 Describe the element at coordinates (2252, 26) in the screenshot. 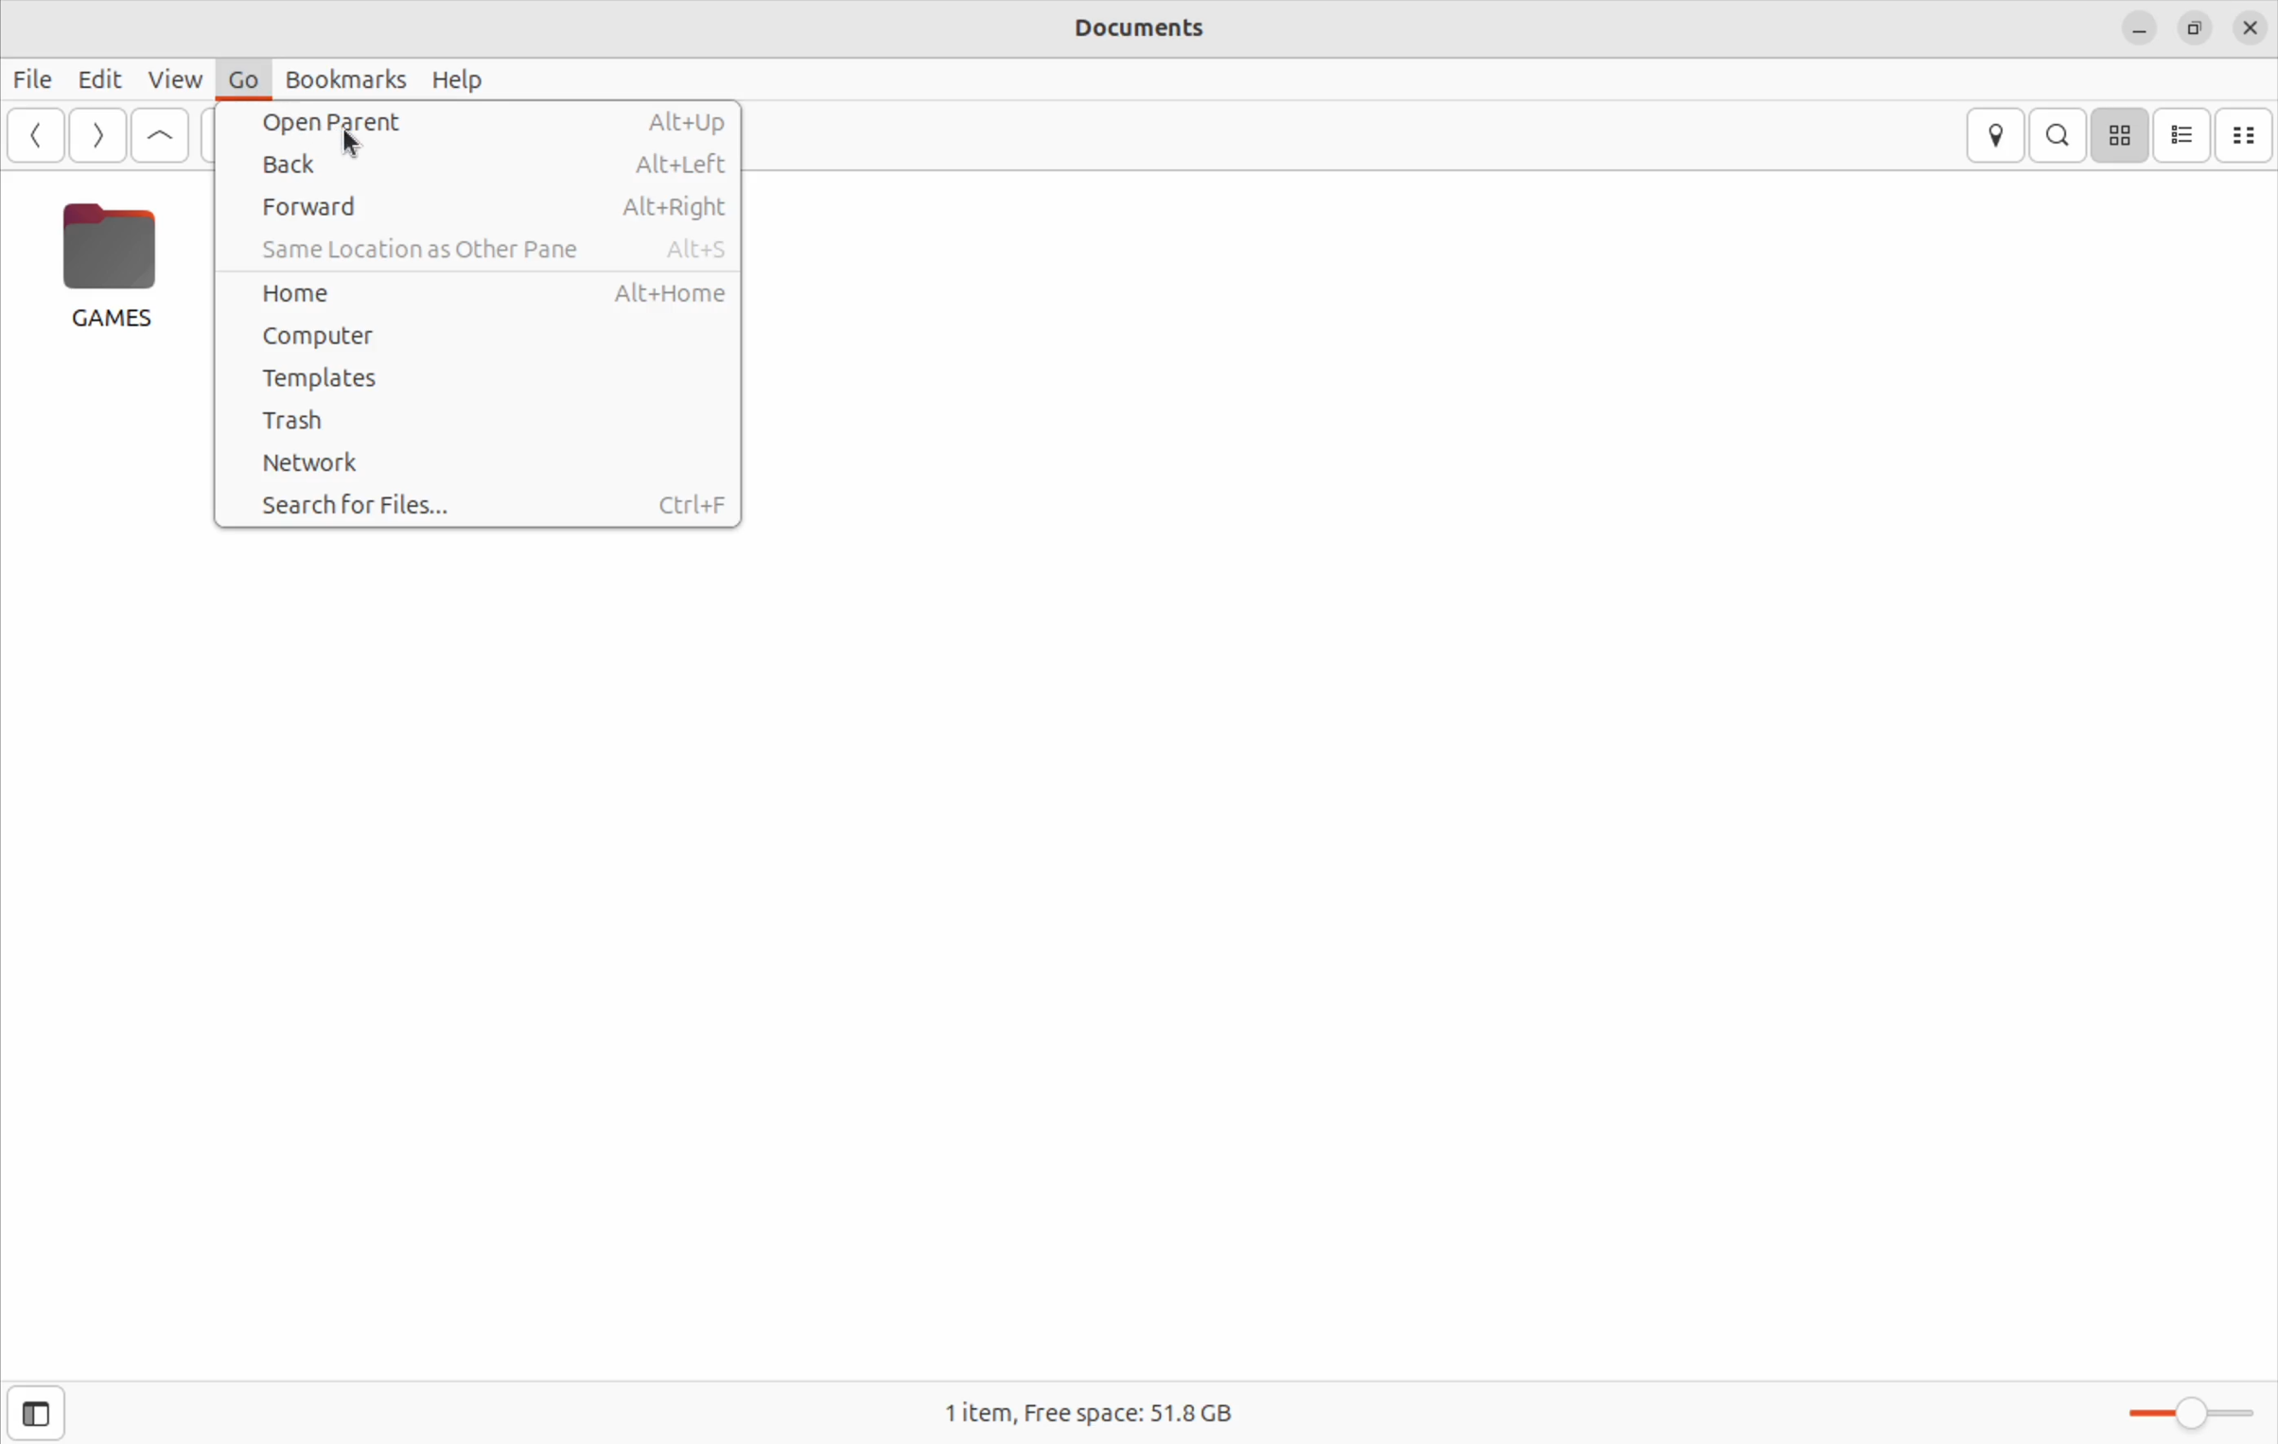

I see `close` at that location.